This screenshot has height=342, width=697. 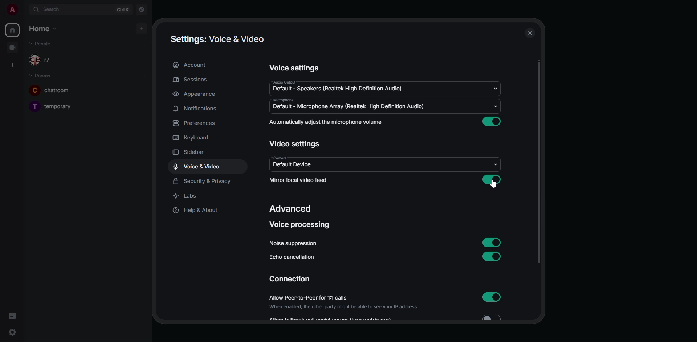 I want to click on Allow feedback, so click(x=333, y=318).